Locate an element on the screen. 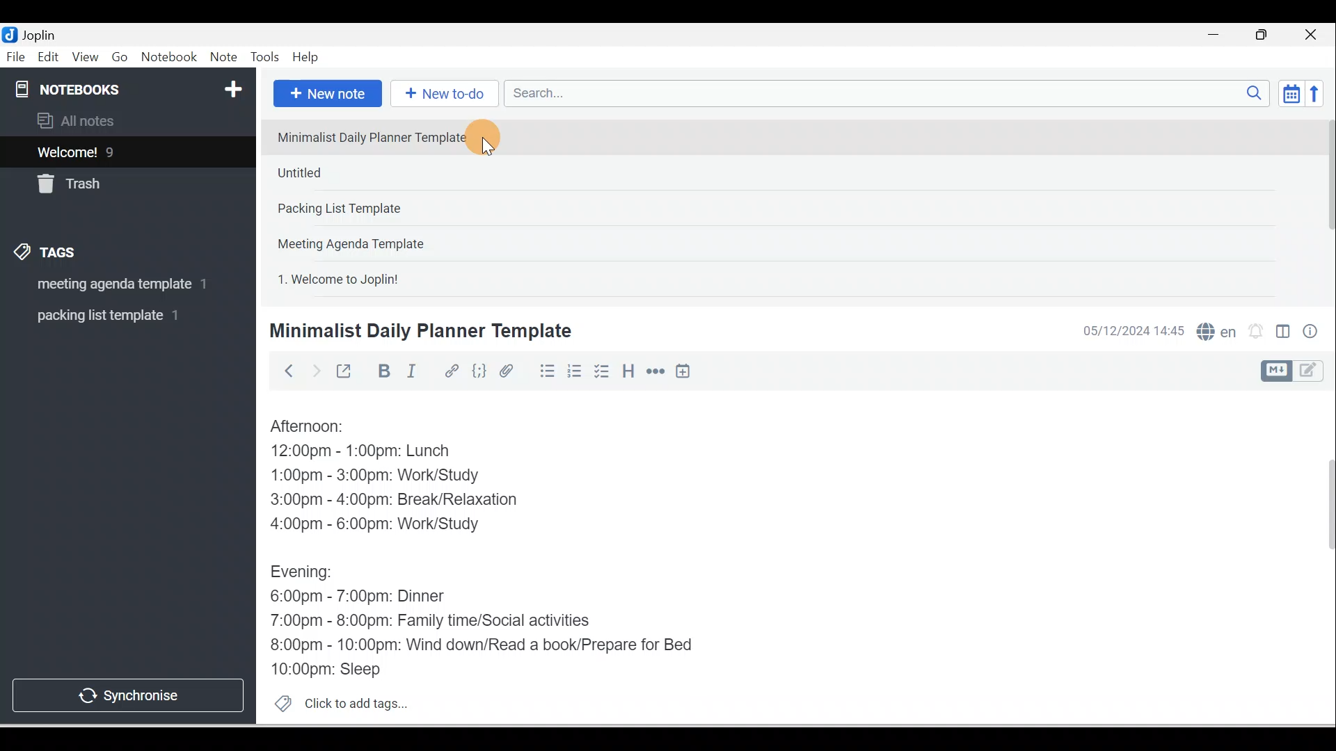  Note 2 is located at coordinates (368, 172).